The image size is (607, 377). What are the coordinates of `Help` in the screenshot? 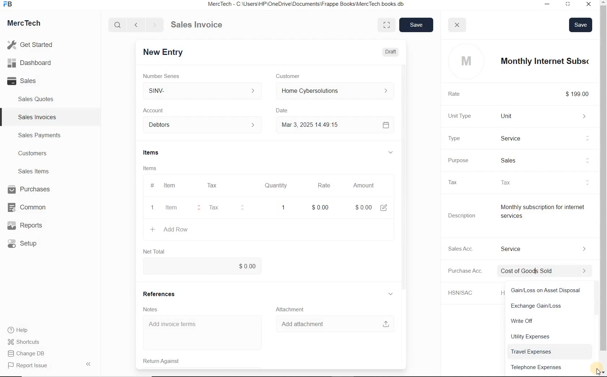 It's located at (22, 330).